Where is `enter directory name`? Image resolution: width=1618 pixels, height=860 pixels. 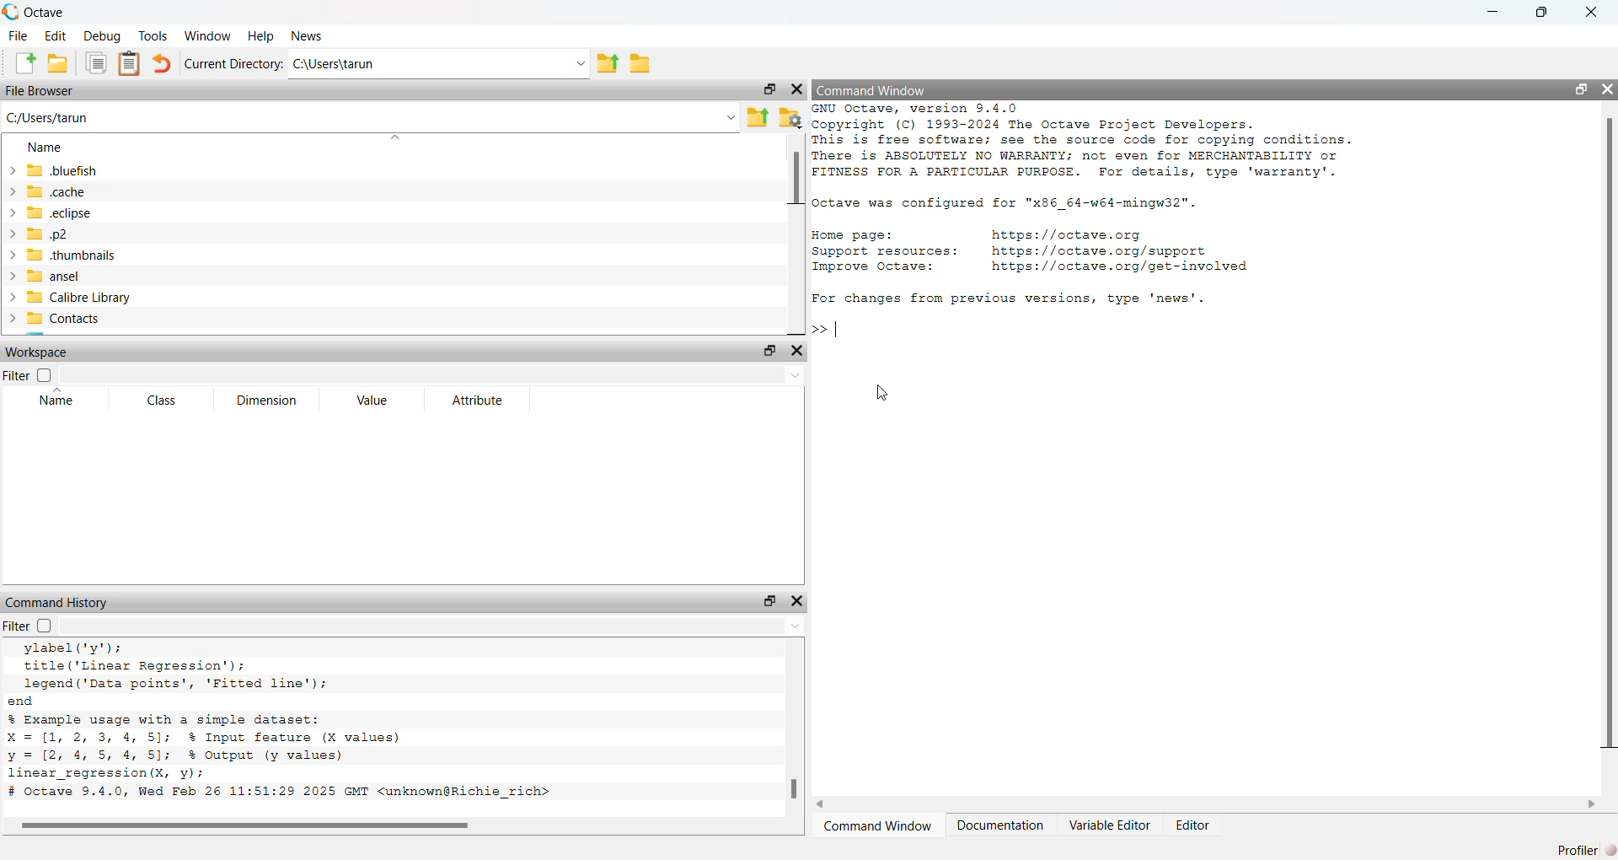
enter directory name is located at coordinates (442, 64).